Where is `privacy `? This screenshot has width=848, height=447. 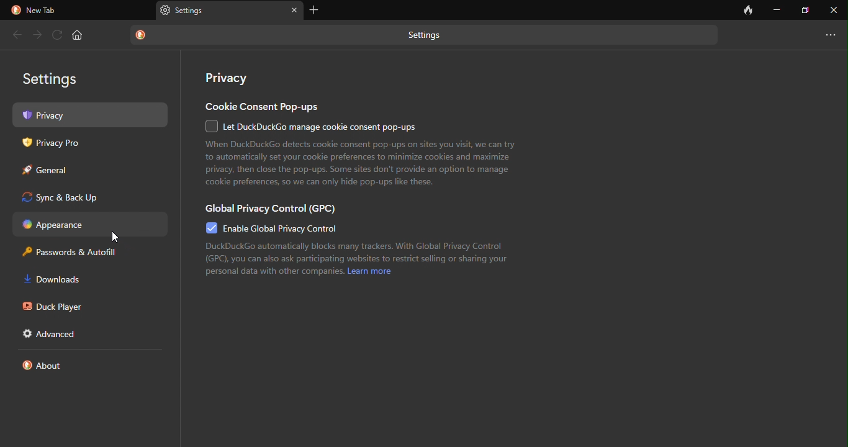
privacy  is located at coordinates (92, 115).